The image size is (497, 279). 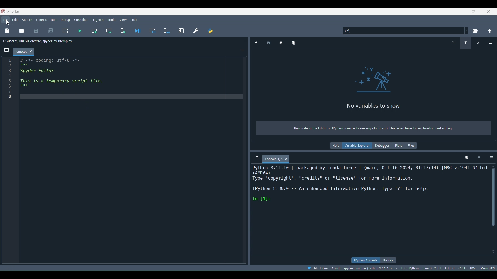 What do you see at coordinates (366, 260) in the screenshot?
I see `IPython Console` at bounding box center [366, 260].